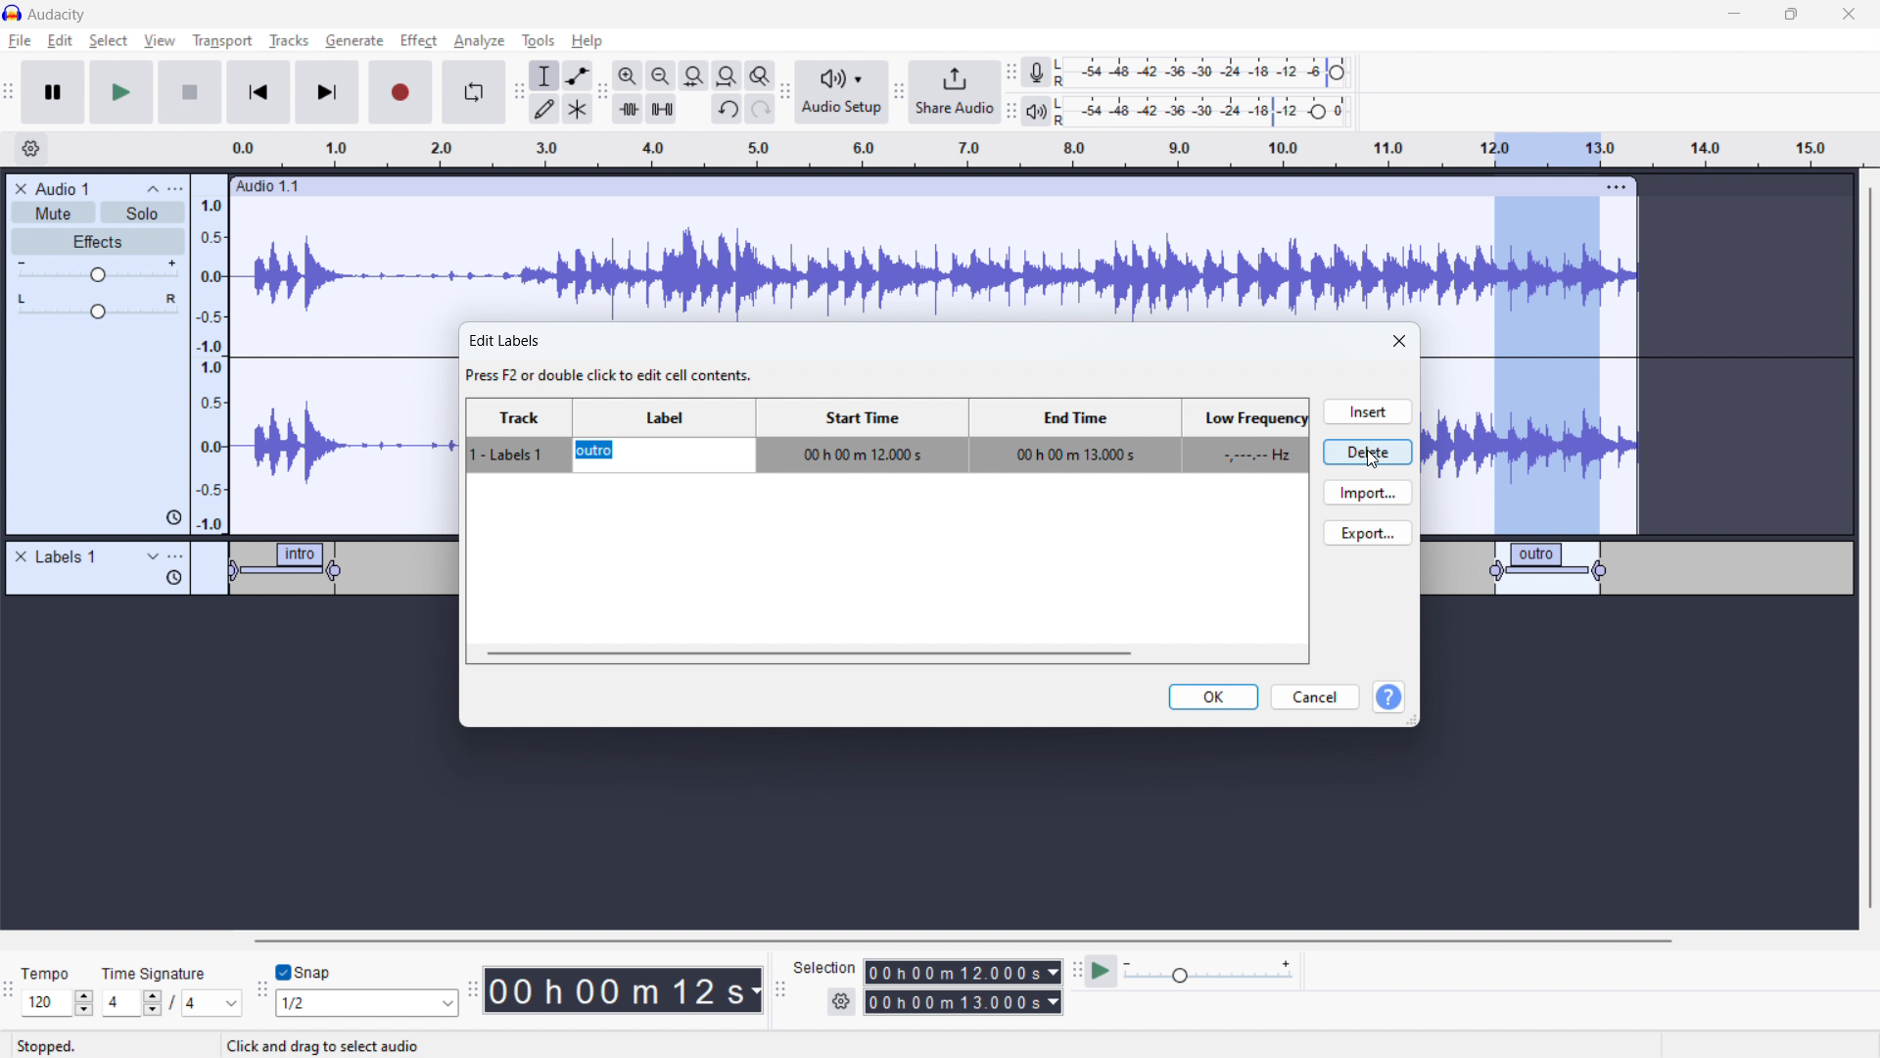 Image resolution: width=1880 pixels, height=1058 pixels. I want to click on labels options, so click(176, 558).